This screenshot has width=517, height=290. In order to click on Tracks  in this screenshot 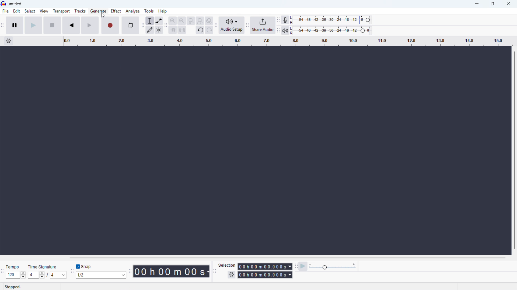, I will do `click(80, 11)`.